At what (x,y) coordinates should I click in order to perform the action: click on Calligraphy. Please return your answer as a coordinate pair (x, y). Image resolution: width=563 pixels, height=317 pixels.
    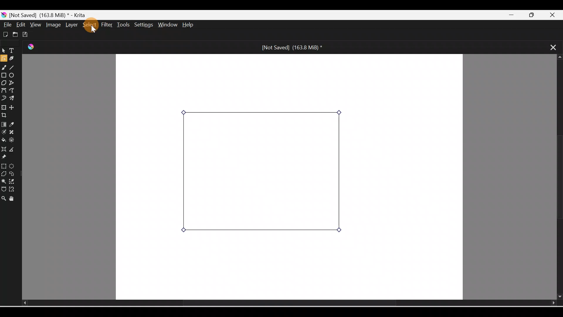
    Looking at the image, I should click on (14, 59).